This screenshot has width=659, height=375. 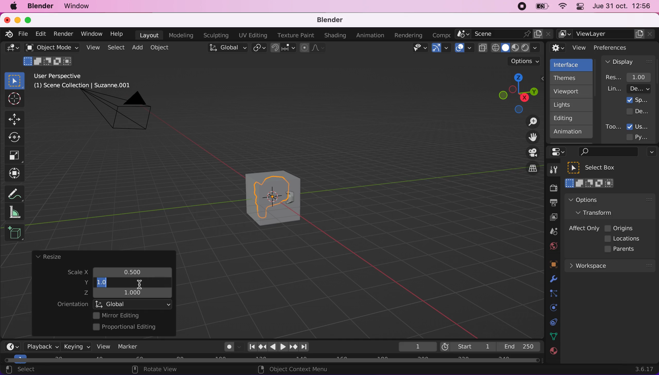 I want to click on scene, so click(x=504, y=34).